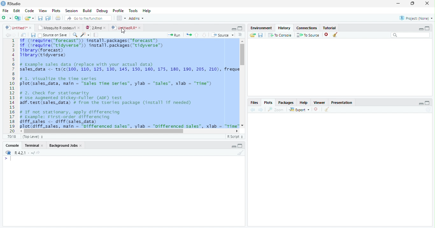 The width and height of the screenshot is (435, 228). What do you see at coordinates (284, 28) in the screenshot?
I see `History` at bounding box center [284, 28].